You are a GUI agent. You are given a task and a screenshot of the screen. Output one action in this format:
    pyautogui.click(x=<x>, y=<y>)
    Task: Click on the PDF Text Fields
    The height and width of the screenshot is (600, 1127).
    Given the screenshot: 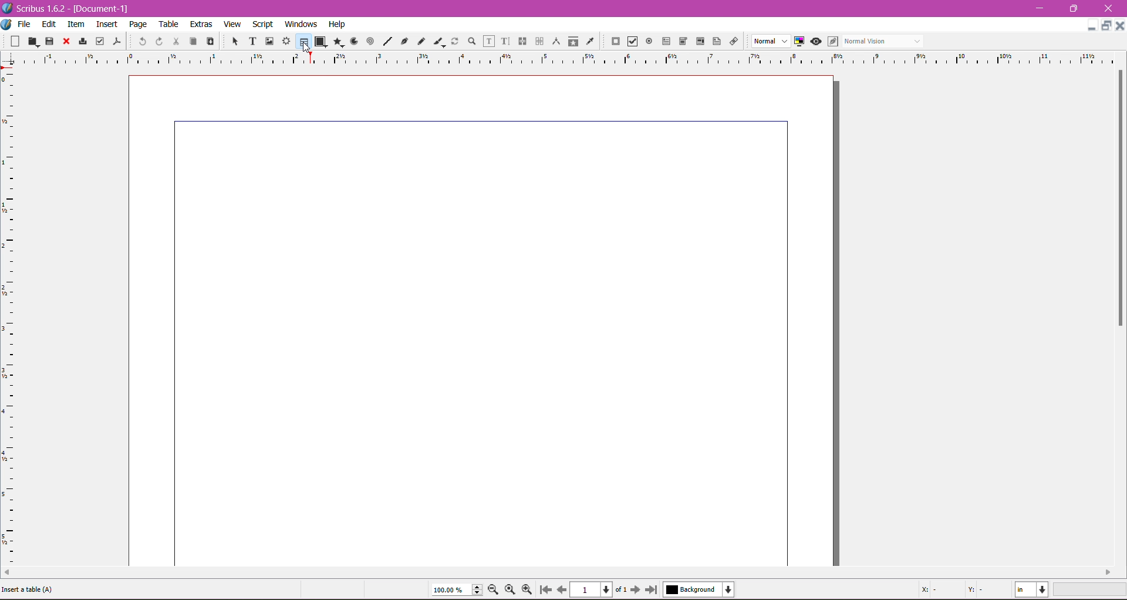 What is the action you would take?
    pyautogui.click(x=664, y=42)
    